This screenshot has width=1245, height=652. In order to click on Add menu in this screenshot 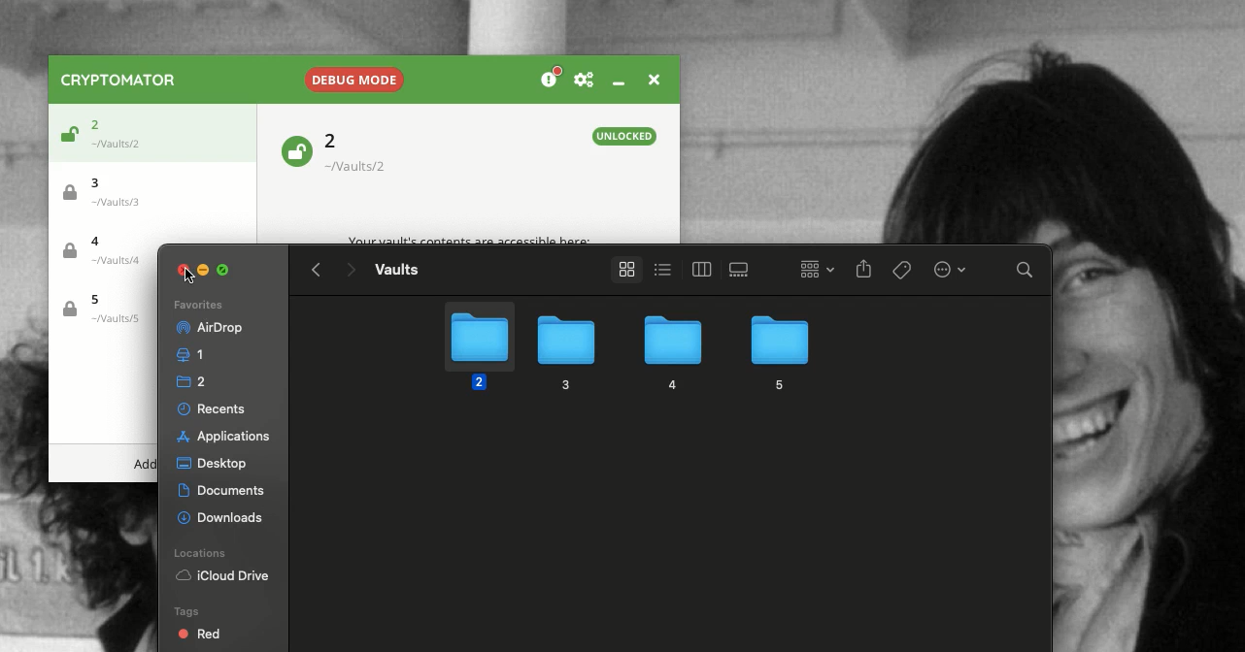, I will do `click(145, 465)`.